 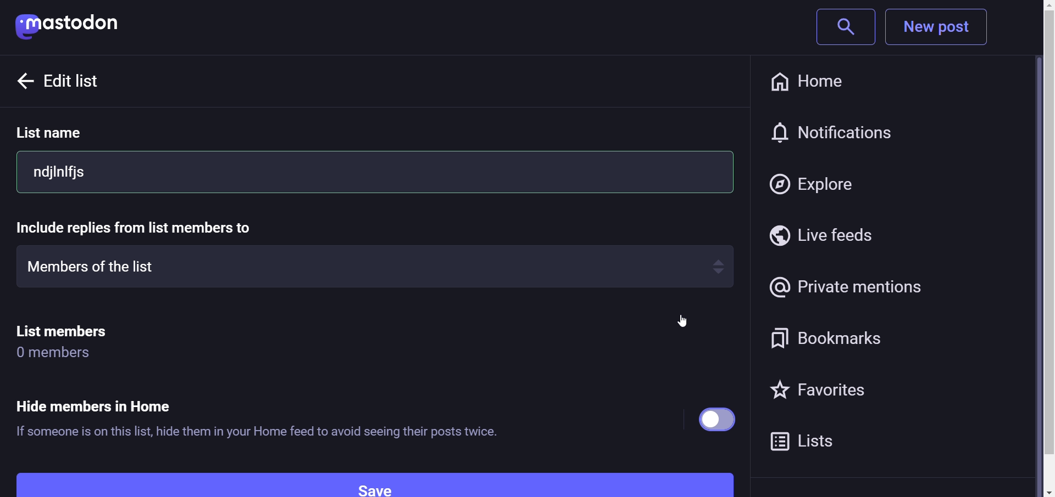 I want to click on list name, so click(x=67, y=134).